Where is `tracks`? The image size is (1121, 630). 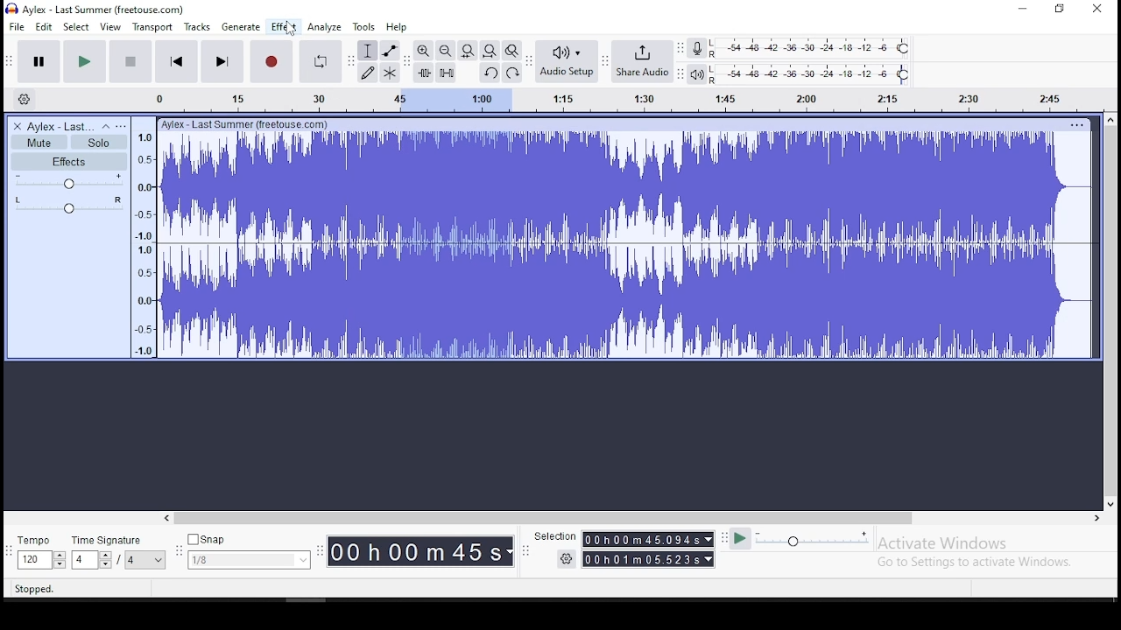 tracks is located at coordinates (197, 27).